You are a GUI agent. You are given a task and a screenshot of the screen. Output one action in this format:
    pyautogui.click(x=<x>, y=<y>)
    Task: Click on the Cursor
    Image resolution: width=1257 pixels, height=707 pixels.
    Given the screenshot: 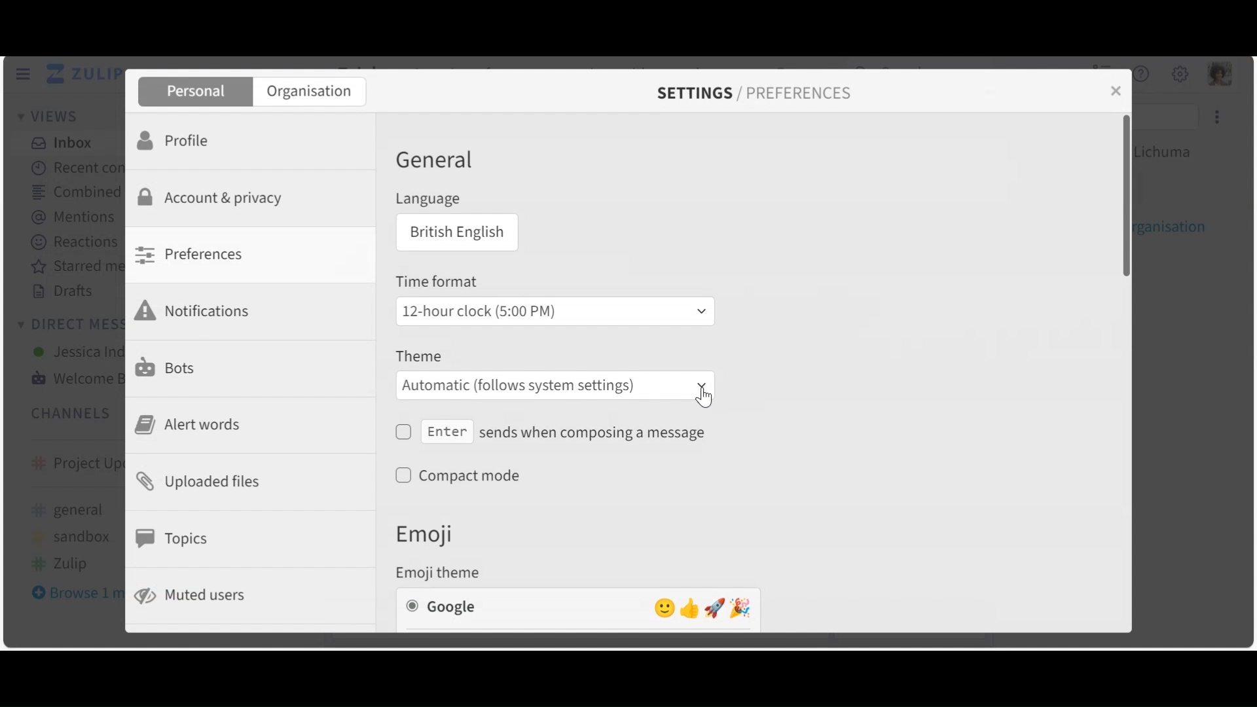 What is the action you would take?
    pyautogui.click(x=700, y=399)
    